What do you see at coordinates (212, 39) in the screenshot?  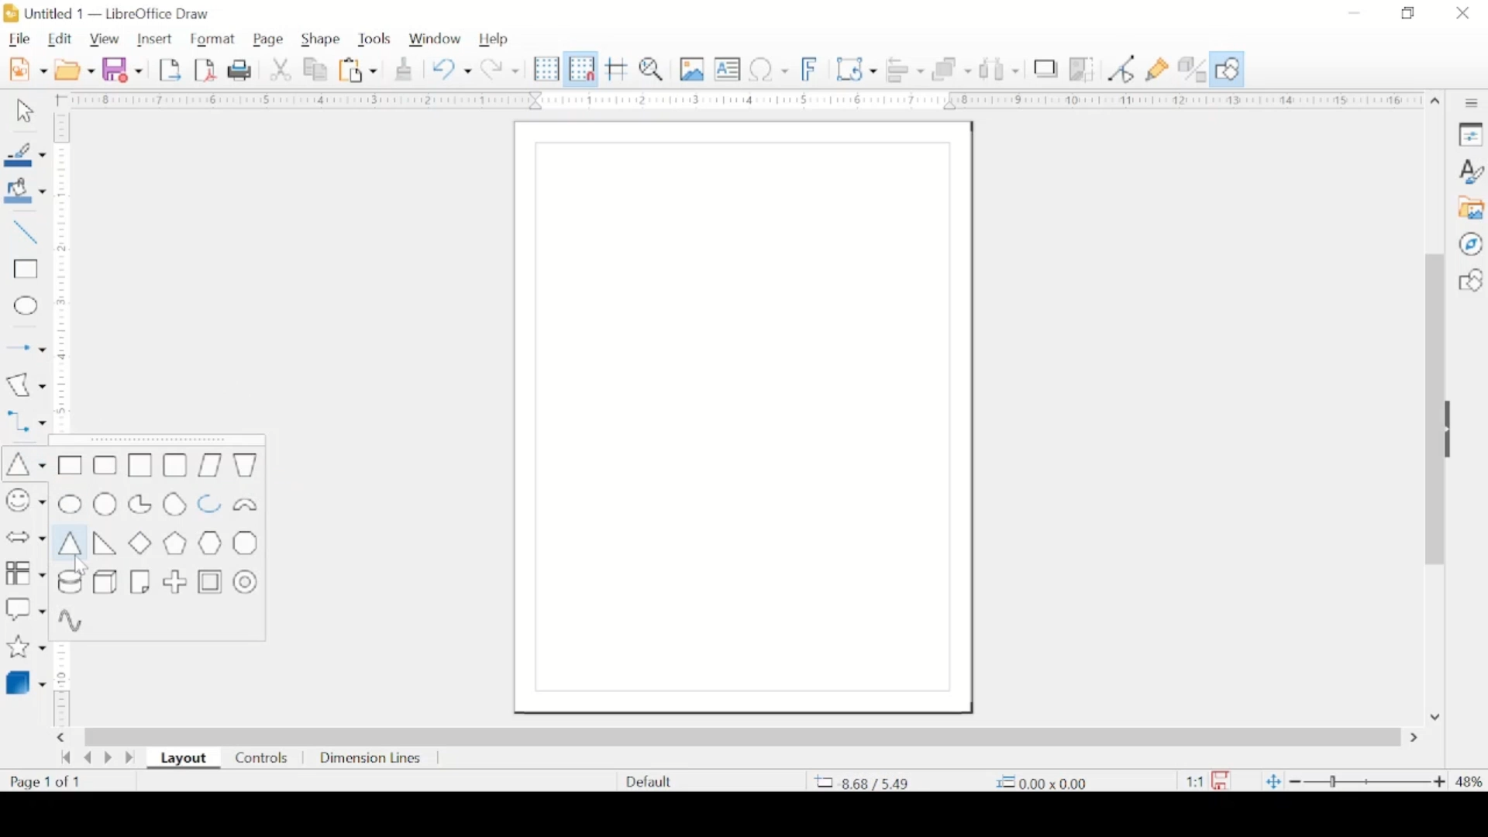 I see `format` at bounding box center [212, 39].